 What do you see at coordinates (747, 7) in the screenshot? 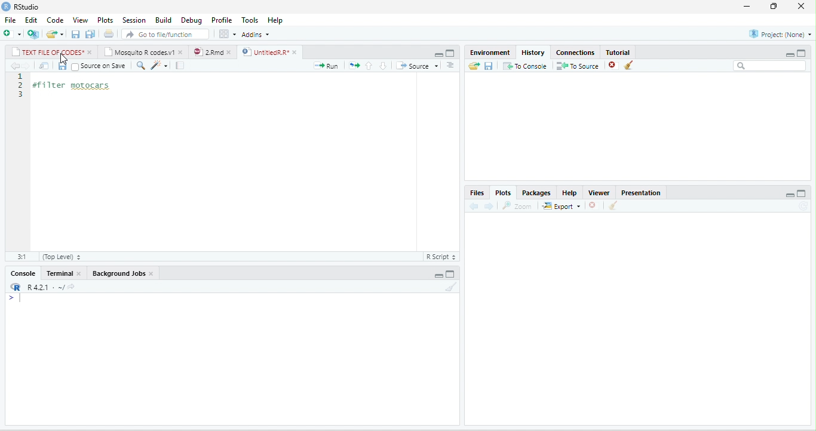
I see `minimize` at bounding box center [747, 7].